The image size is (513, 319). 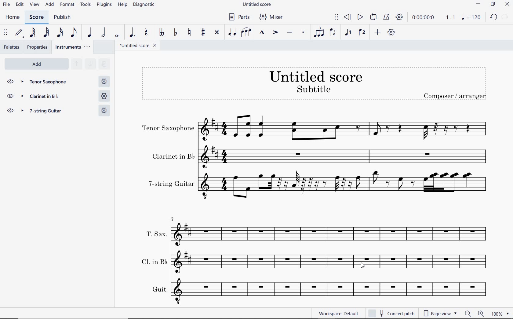 What do you see at coordinates (373, 17) in the screenshot?
I see `LOOP PLAYBACK` at bounding box center [373, 17].